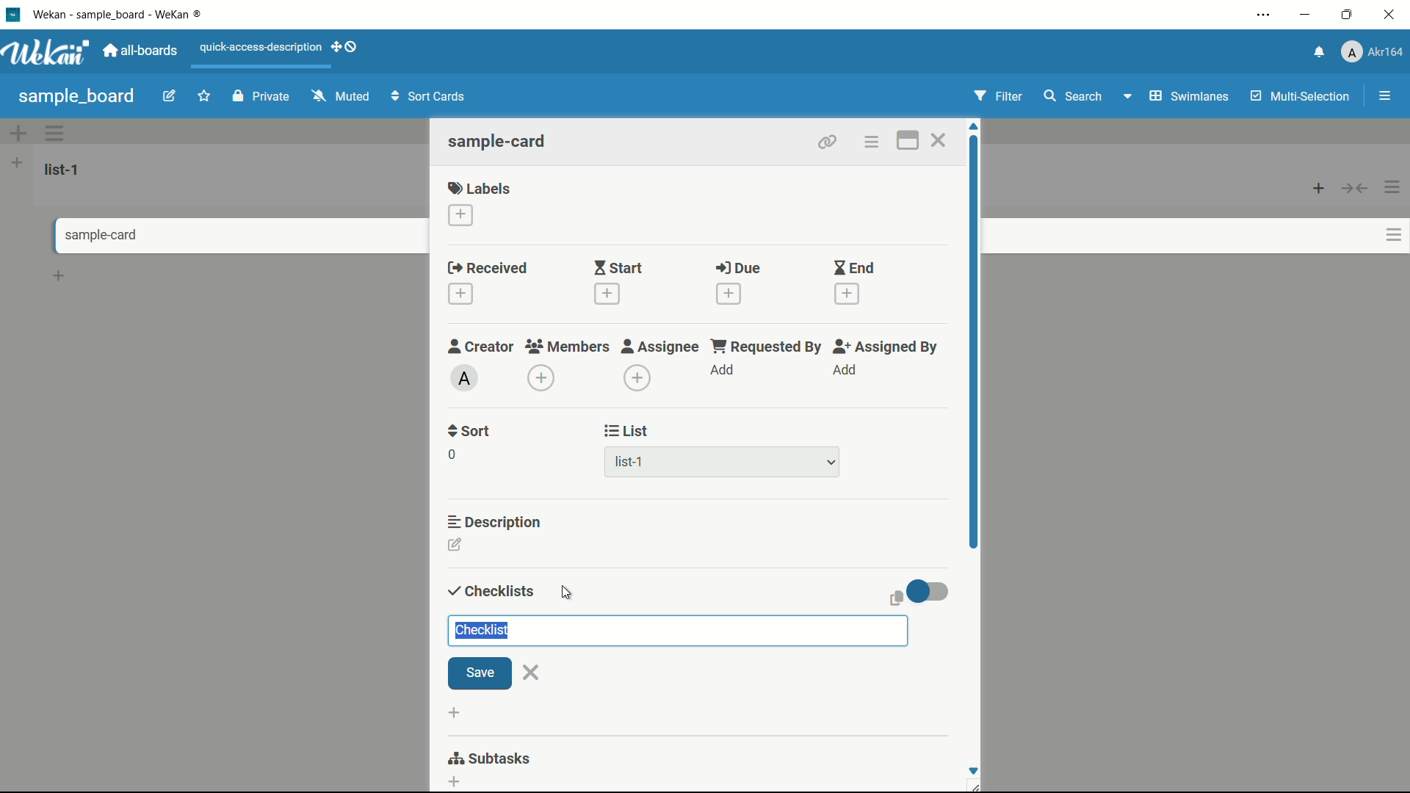 Image resolution: width=1410 pixels, height=793 pixels. What do you see at coordinates (56, 133) in the screenshot?
I see `swimlane actions` at bounding box center [56, 133].